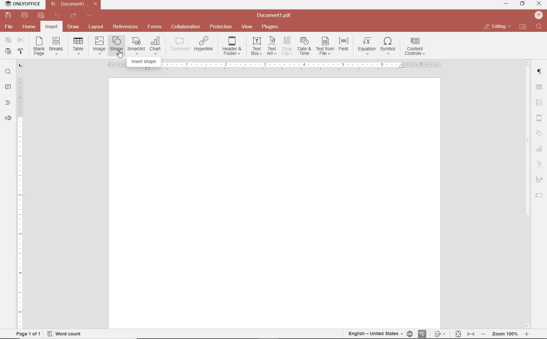 The height and width of the screenshot is (339, 547). I want to click on forms, so click(155, 27).